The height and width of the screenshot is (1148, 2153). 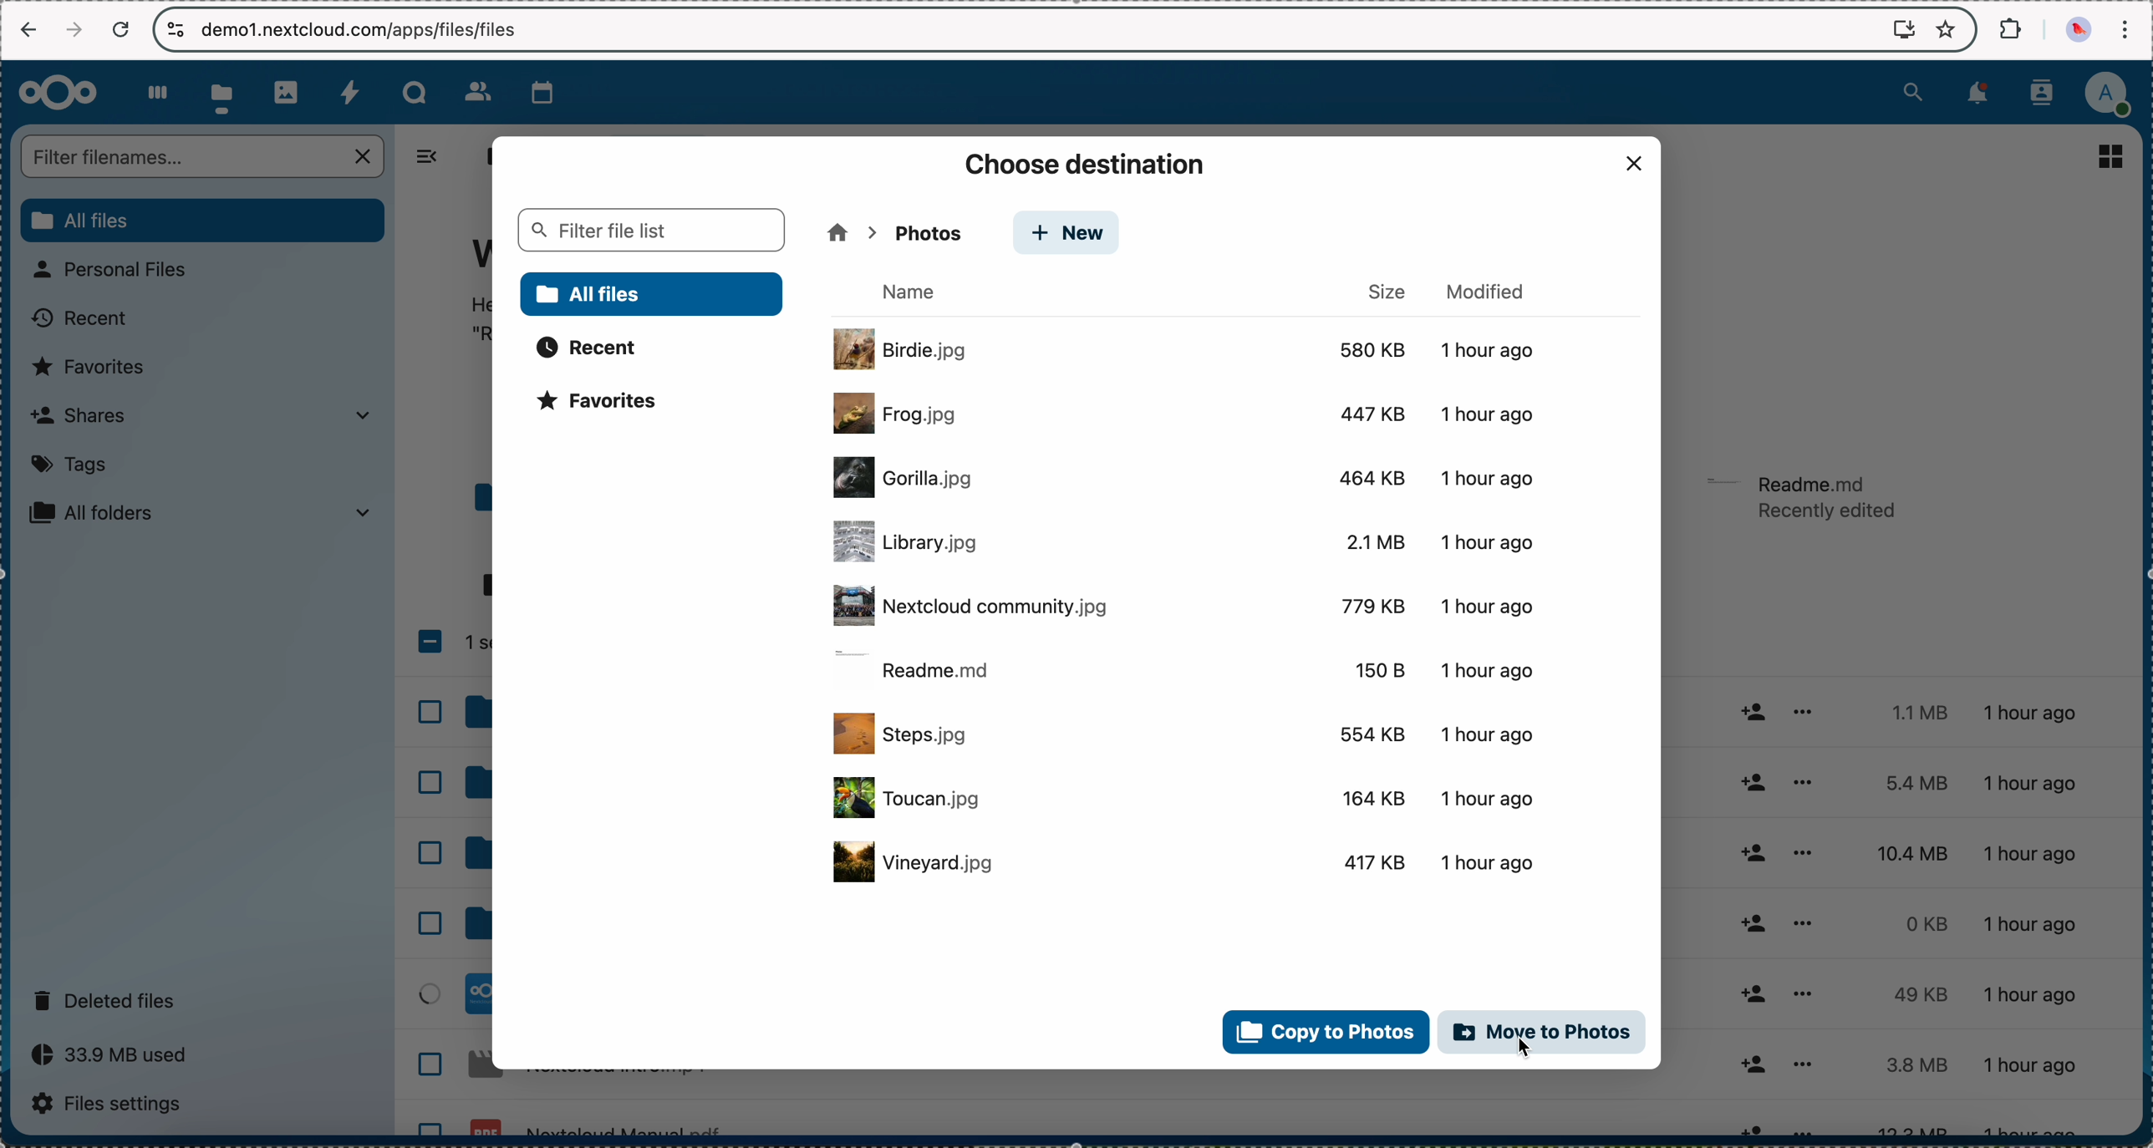 I want to click on user profile, so click(x=2115, y=94).